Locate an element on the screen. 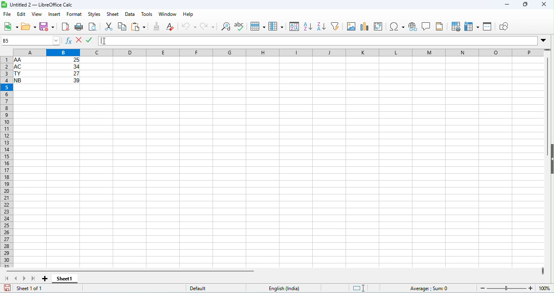 The image size is (554, 293). print is located at coordinates (79, 28).